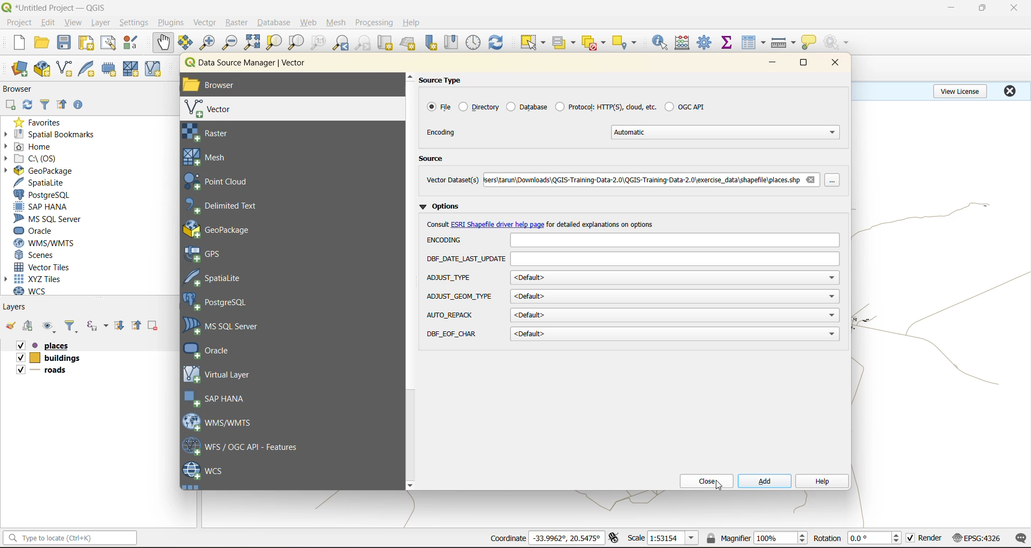 The height and width of the screenshot is (548, 1031). I want to click on vector dataset, so click(641, 179).